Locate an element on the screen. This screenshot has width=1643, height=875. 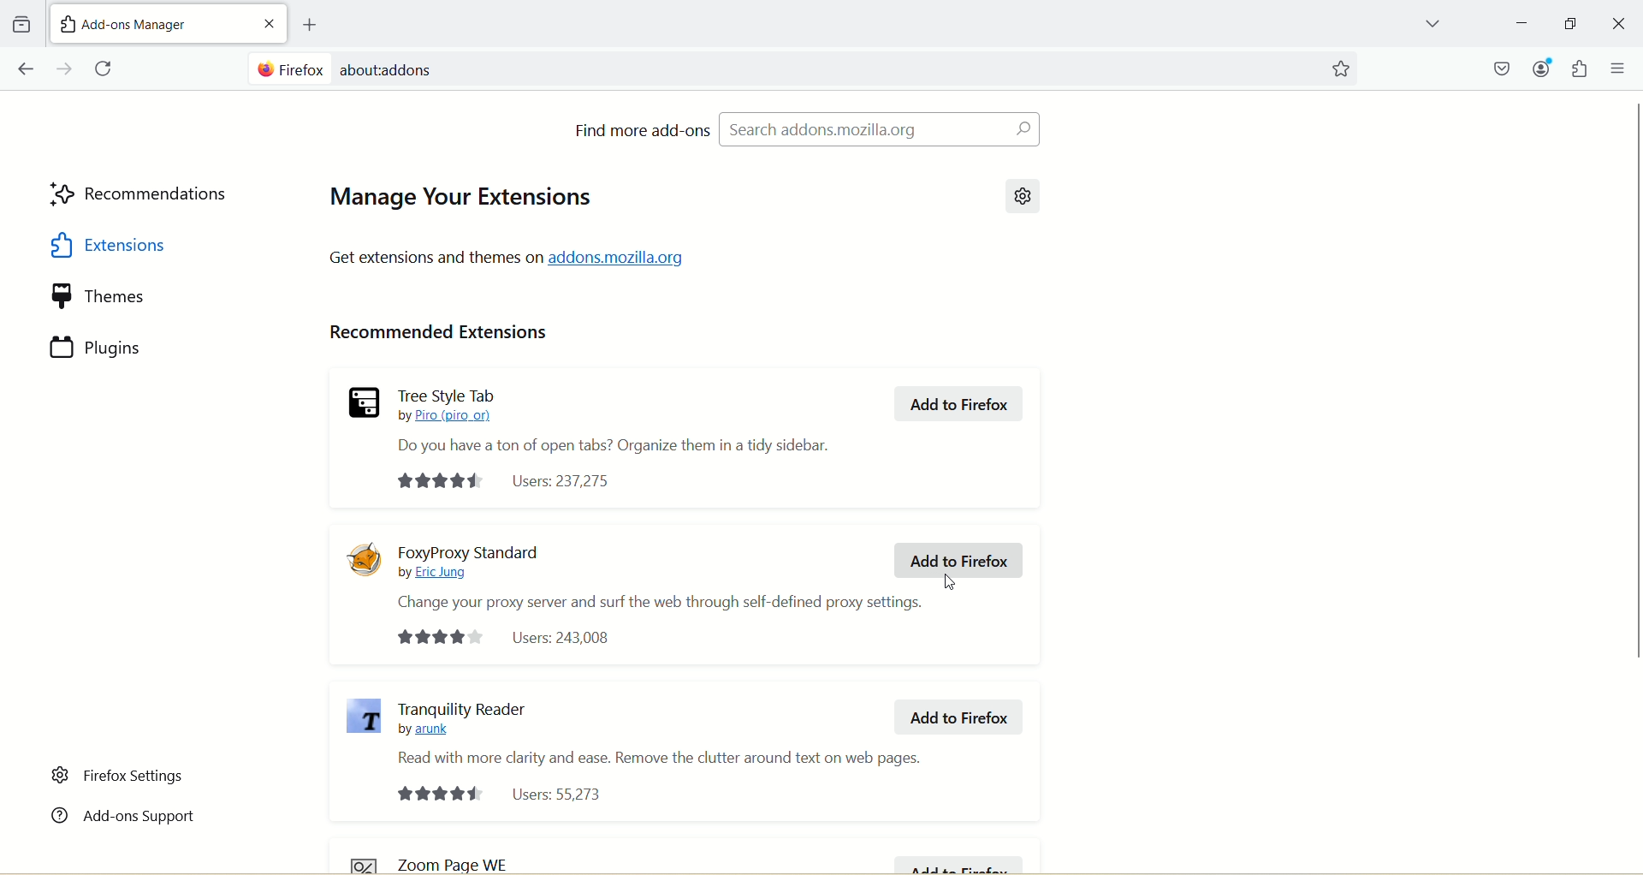
Manage Your Extensions is located at coordinates (459, 199).